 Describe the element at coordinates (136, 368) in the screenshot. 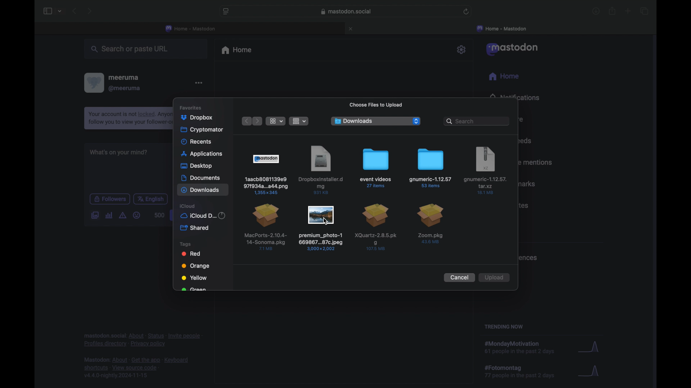

I see `footnote` at that location.